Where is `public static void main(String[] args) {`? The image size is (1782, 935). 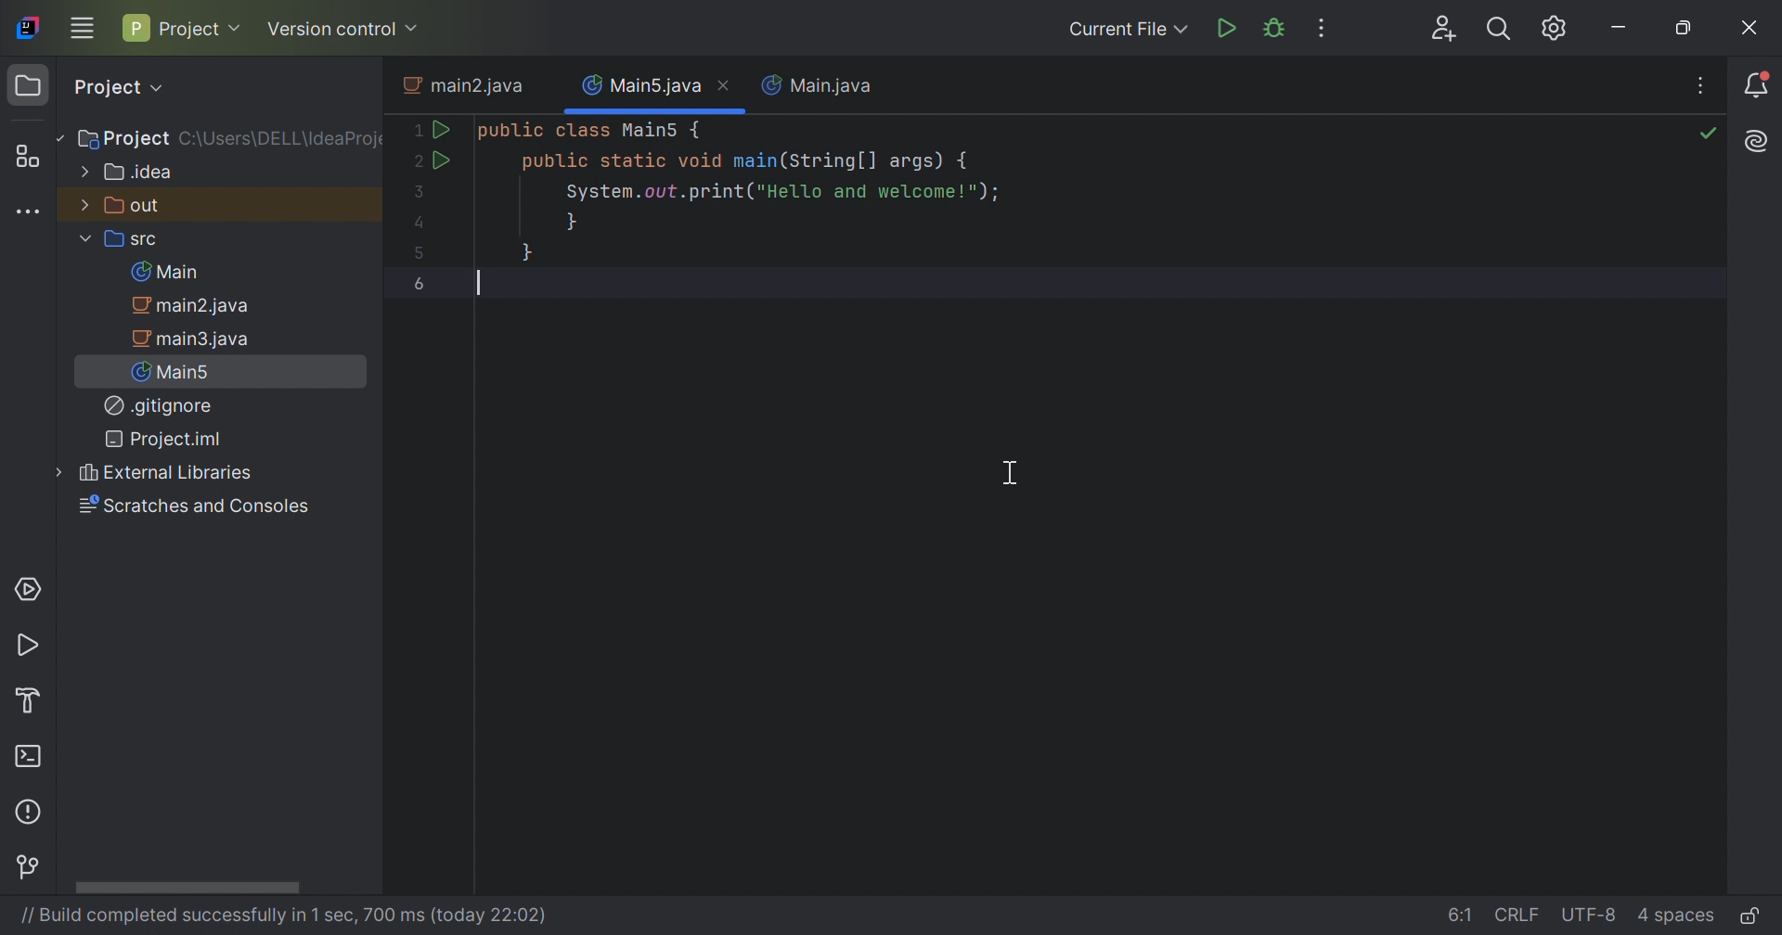 public static void main(String[] args) { is located at coordinates (747, 161).